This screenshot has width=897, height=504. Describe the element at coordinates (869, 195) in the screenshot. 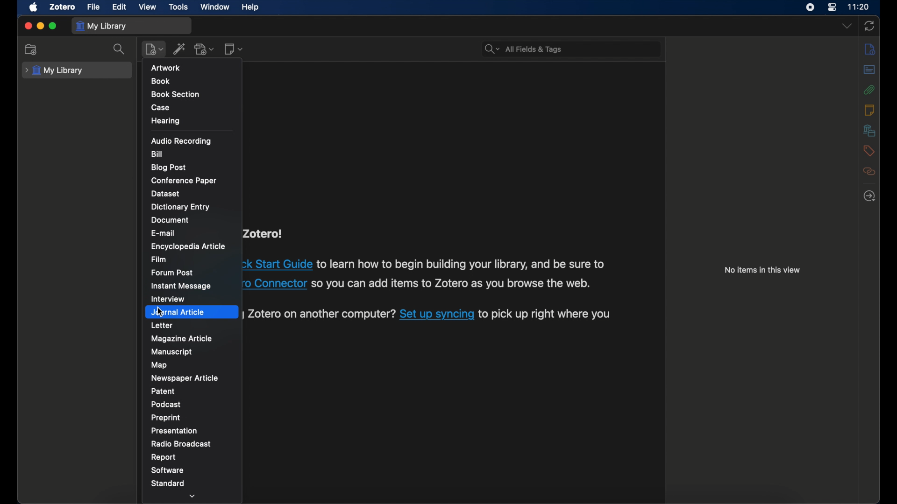

I see `locate` at that location.